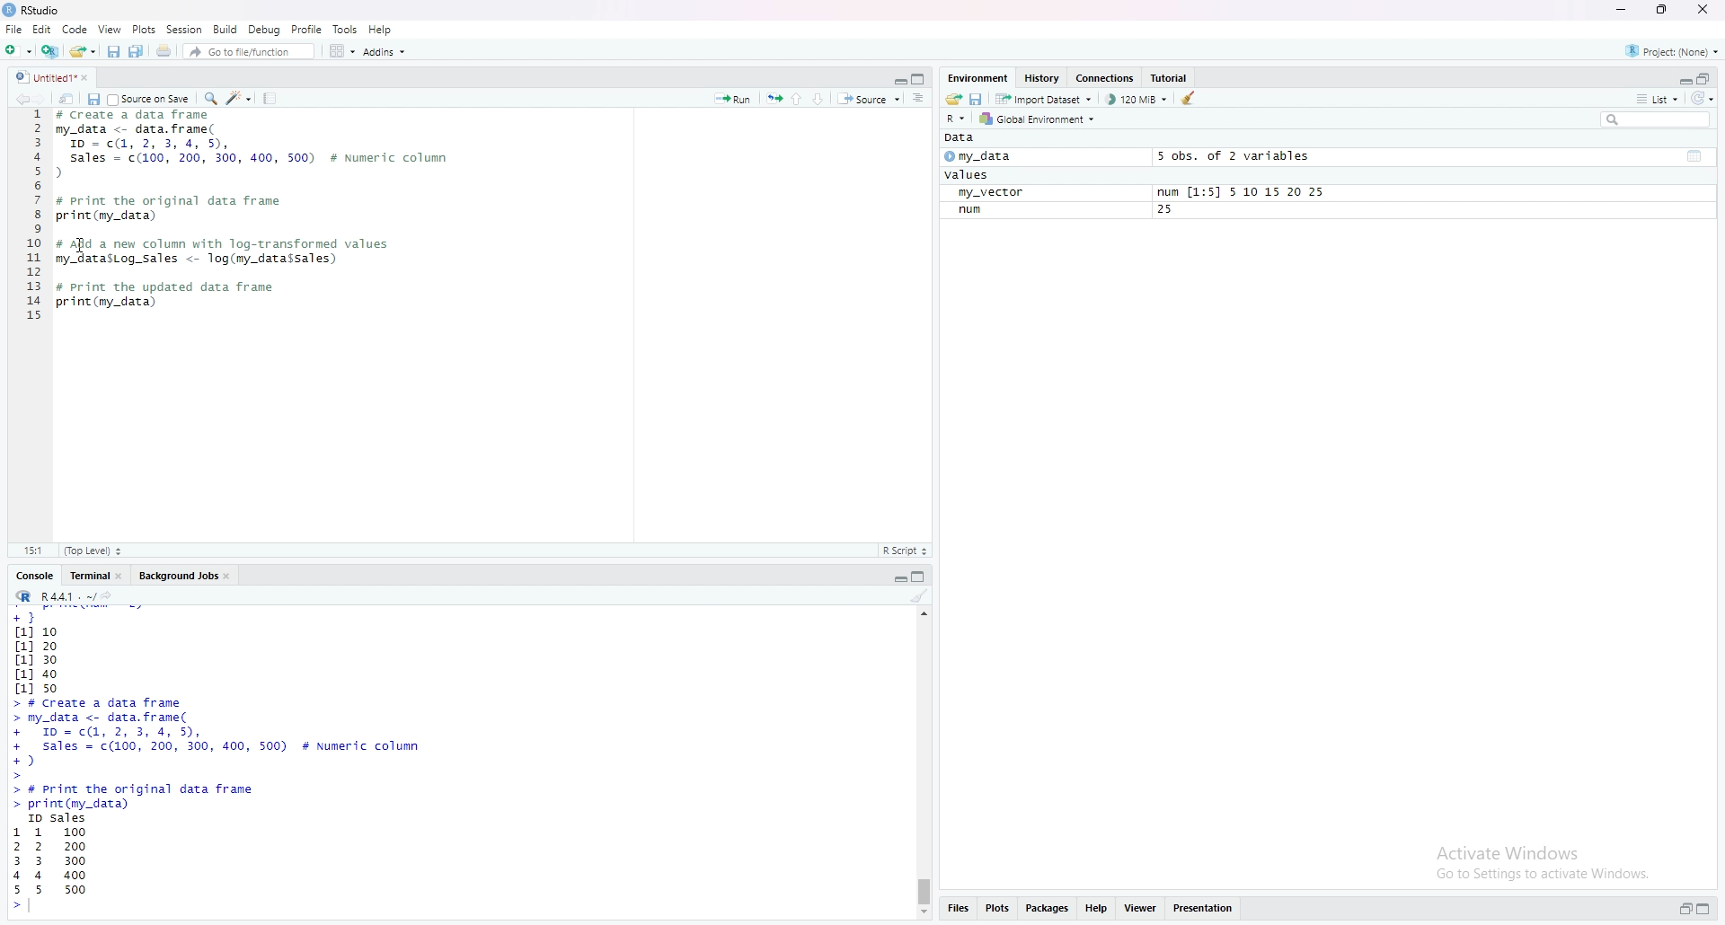 The width and height of the screenshot is (1725, 925). What do you see at coordinates (138, 30) in the screenshot?
I see `Plots` at bounding box center [138, 30].